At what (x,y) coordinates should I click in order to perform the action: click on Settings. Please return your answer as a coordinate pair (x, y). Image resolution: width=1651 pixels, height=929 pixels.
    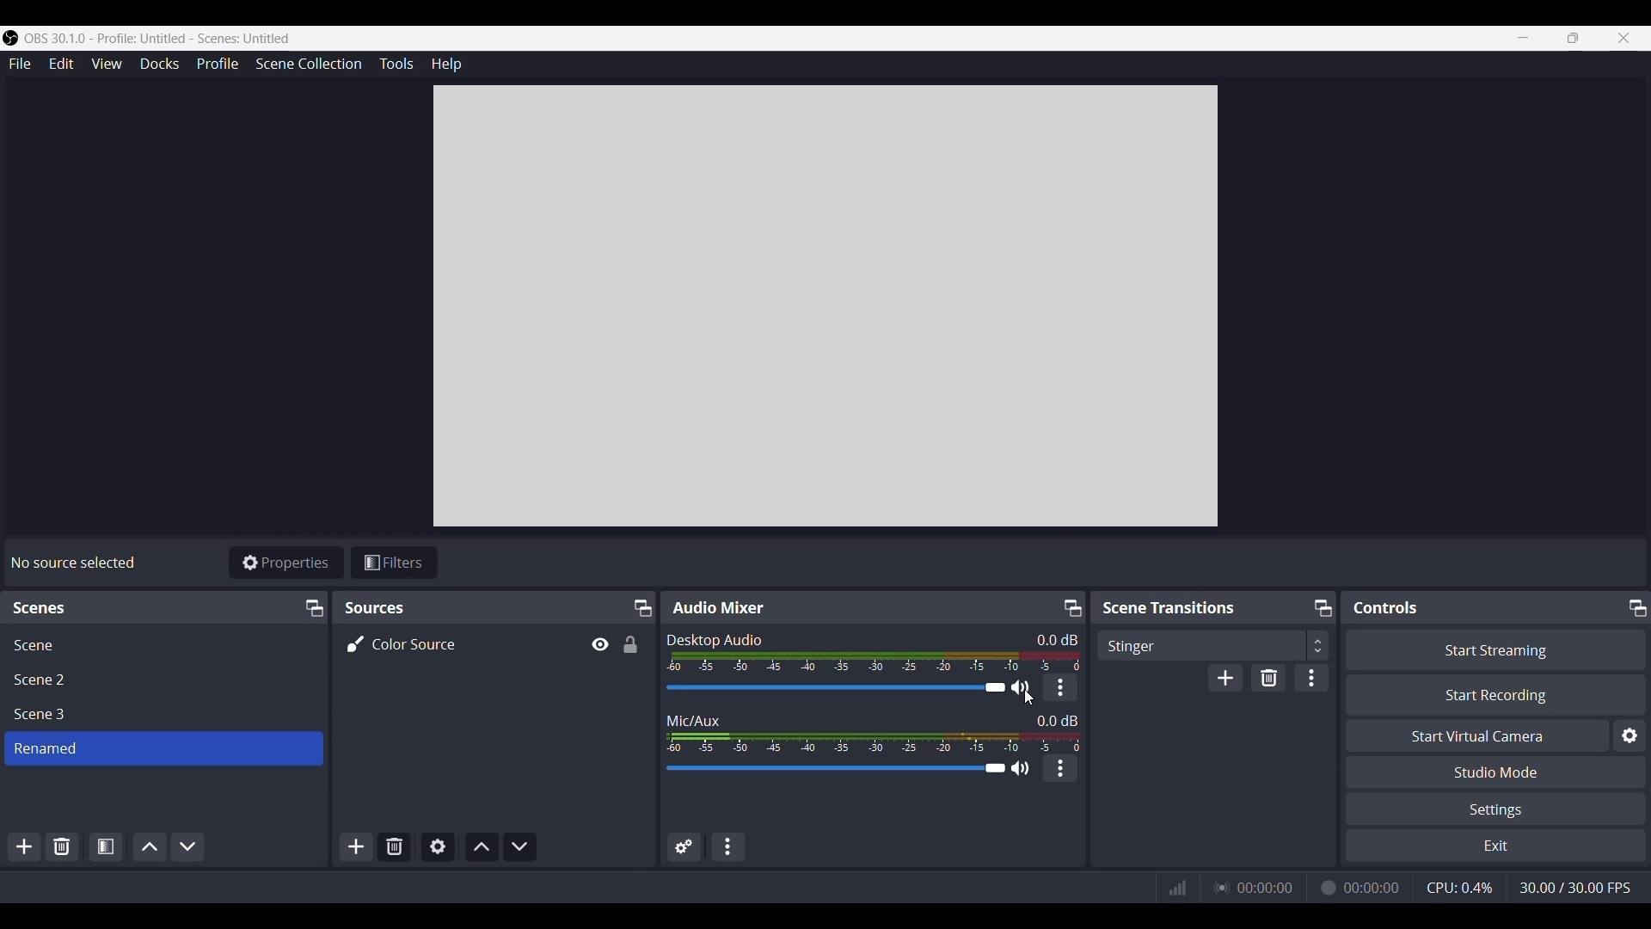
    Looking at the image, I should click on (1495, 809).